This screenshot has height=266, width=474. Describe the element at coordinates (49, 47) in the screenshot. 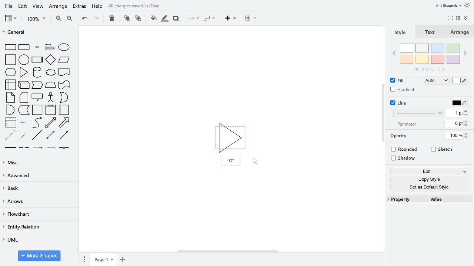

I see `heading` at that location.